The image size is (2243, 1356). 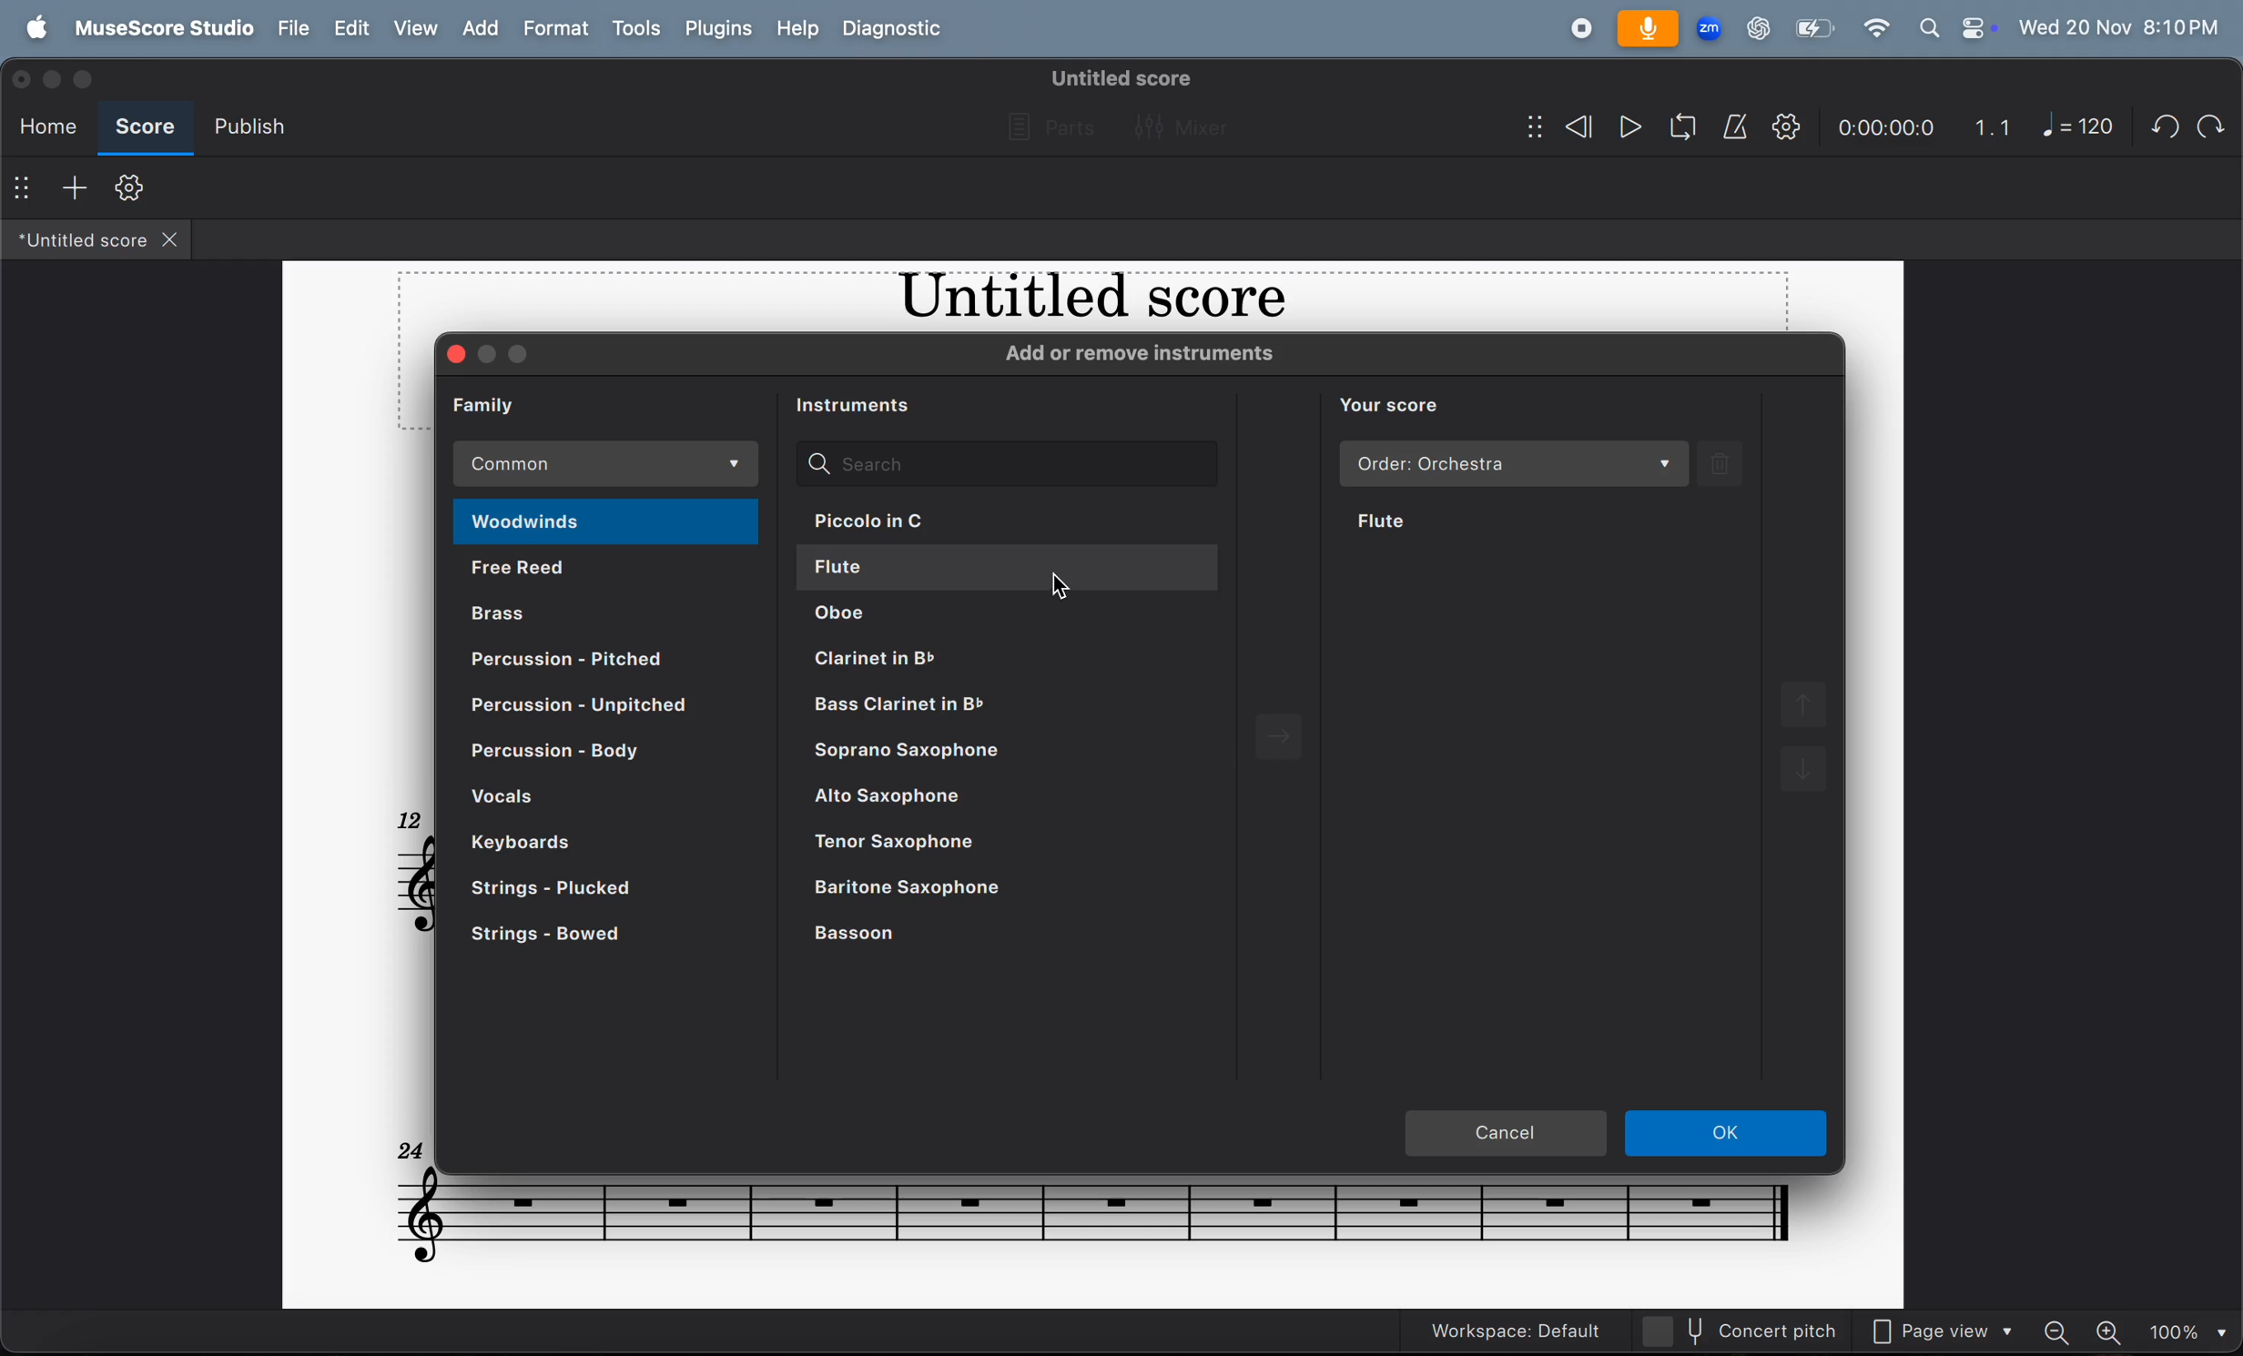 I want to click on apple menu, so click(x=37, y=27).